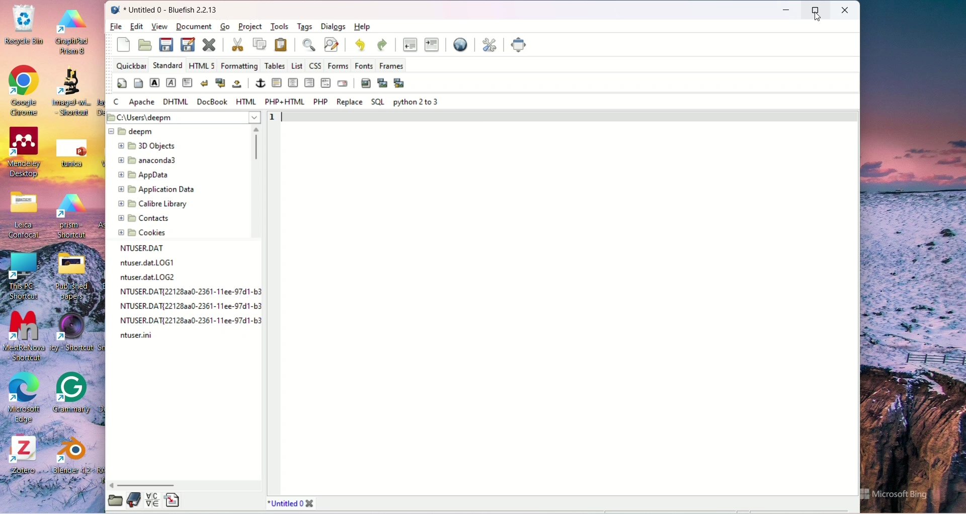 The width and height of the screenshot is (966, 514). What do you see at coordinates (281, 44) in the screenshot?
I see `paste` at bounding box center [281, 44].